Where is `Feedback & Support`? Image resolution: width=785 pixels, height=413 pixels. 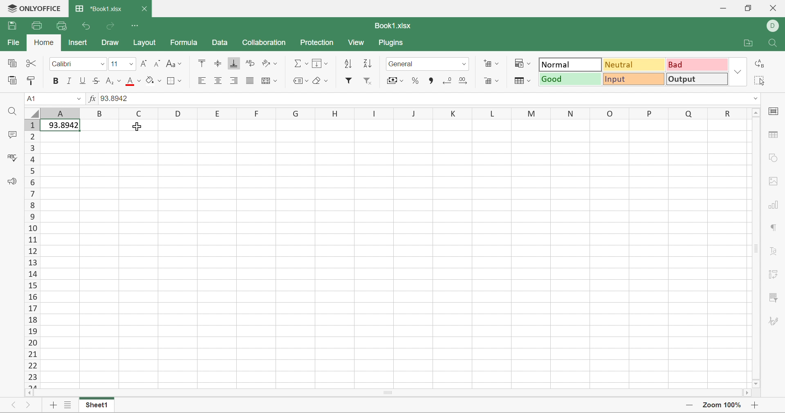 Feedback & Support is located at coordinates (14, 182).